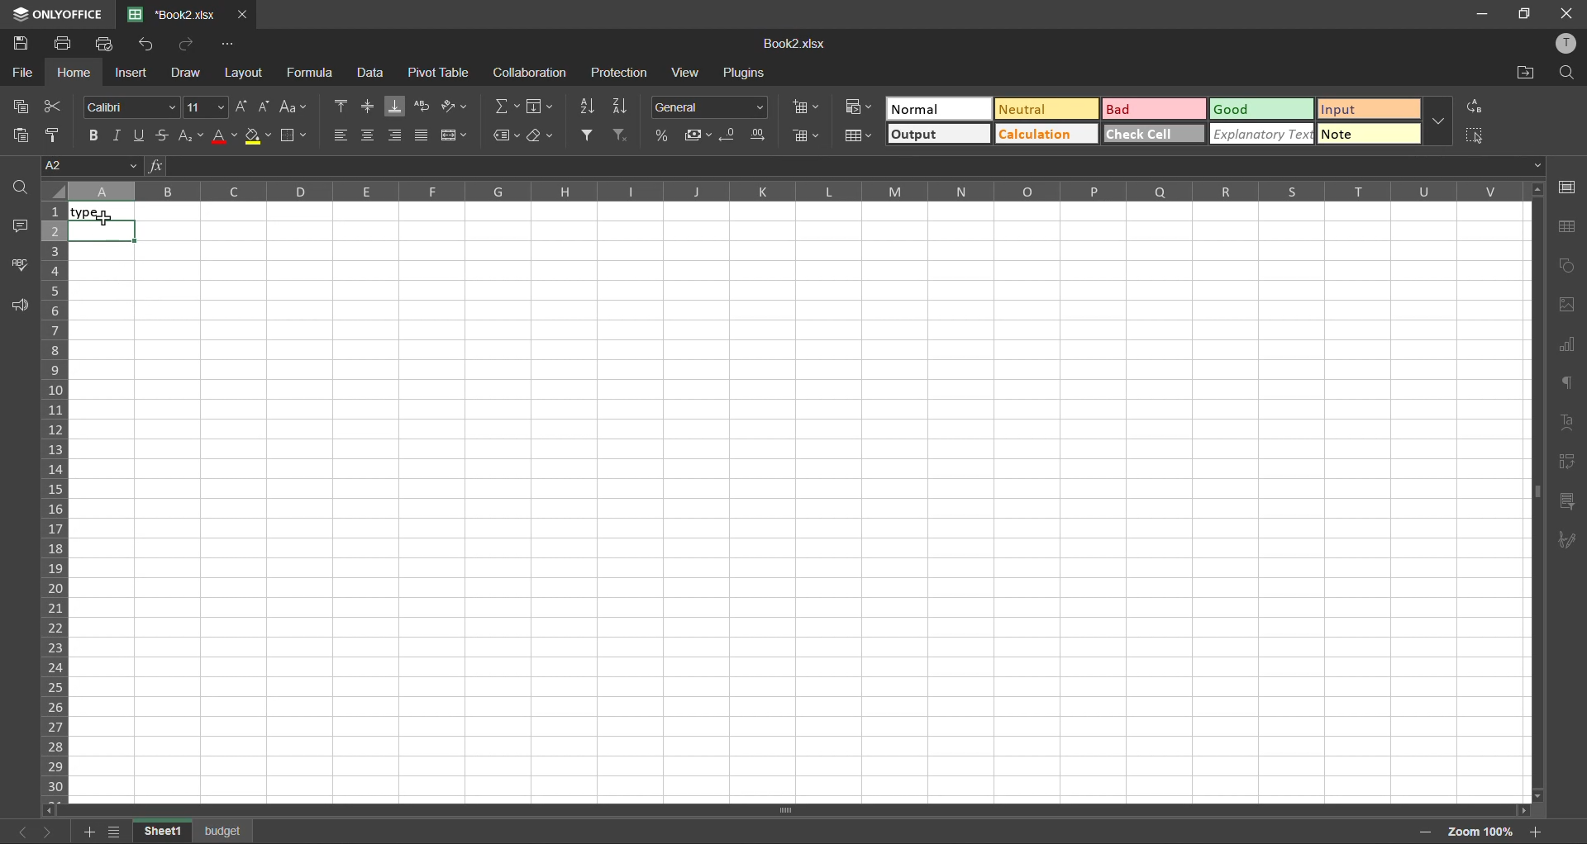 This screenshot has height=844, width=1587. Describe the element at coordinates (341, 135) in the screenshot. I see `align left` at that location.